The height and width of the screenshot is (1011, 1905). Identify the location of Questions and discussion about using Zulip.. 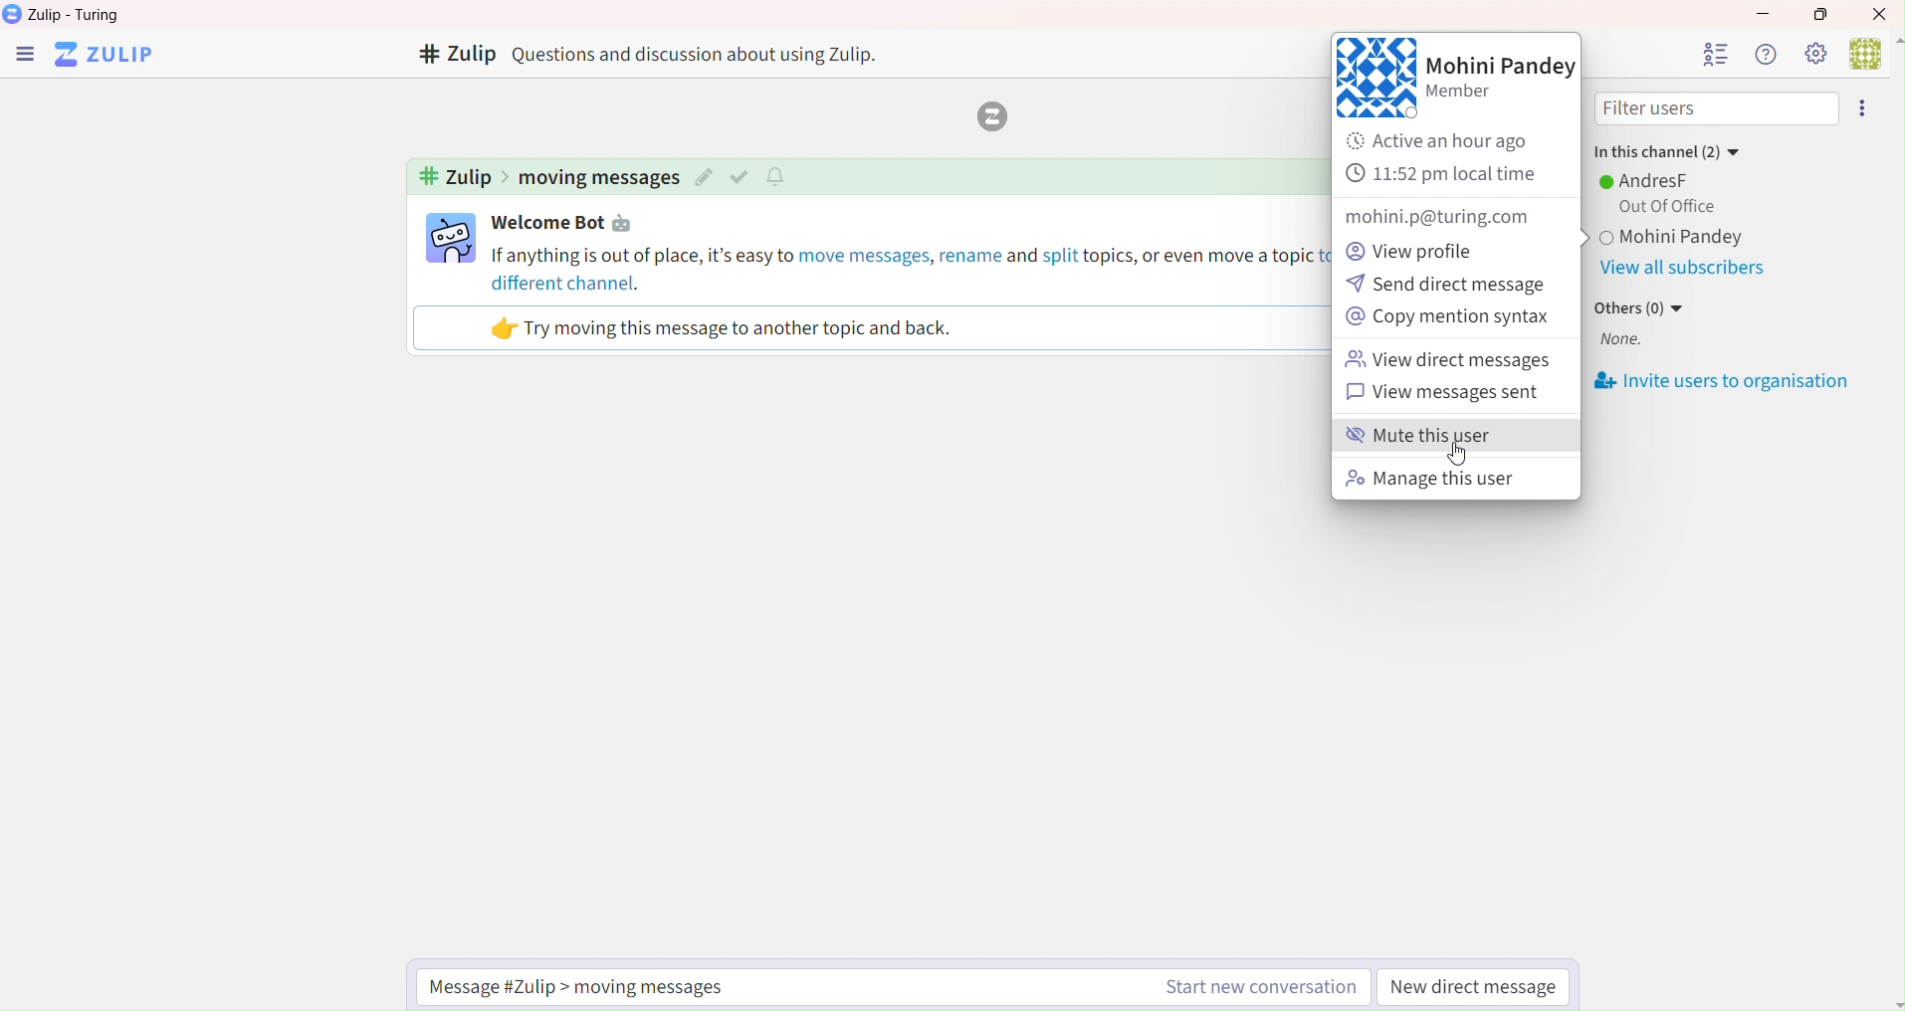
(704, 54).